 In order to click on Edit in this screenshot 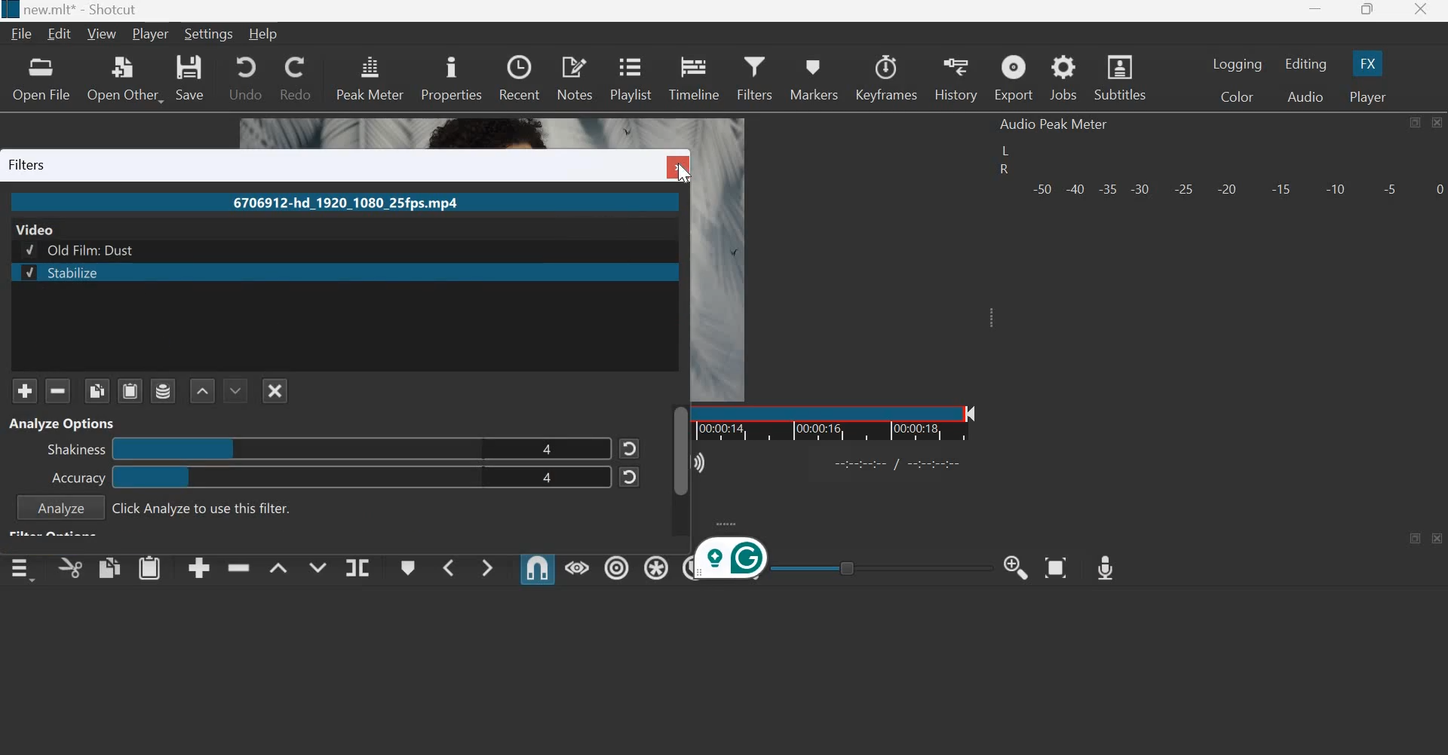, I will do `click(61, 35)`.